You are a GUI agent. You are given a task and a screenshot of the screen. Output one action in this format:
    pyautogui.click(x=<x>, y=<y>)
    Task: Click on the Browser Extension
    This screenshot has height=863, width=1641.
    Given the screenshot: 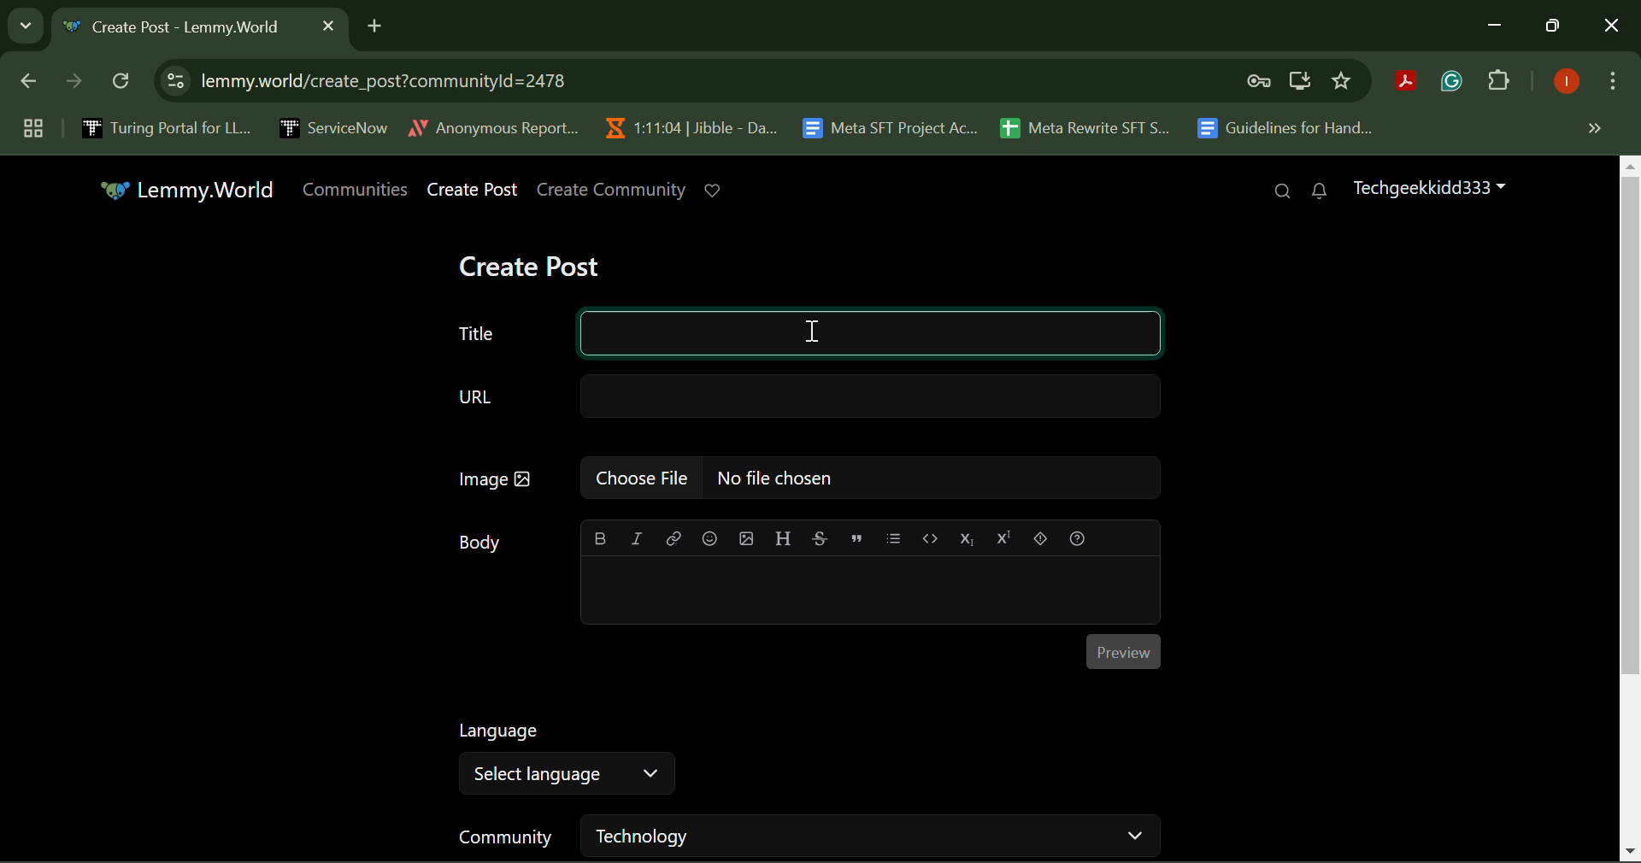 What is the action you would take?
    pyautogui.click(x=1456, y=82)
    